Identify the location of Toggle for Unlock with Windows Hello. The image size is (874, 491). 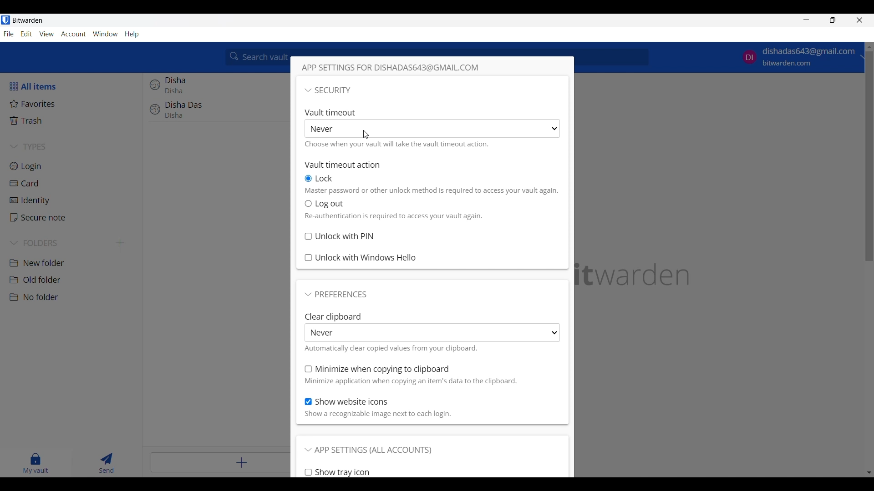
(361, 258).